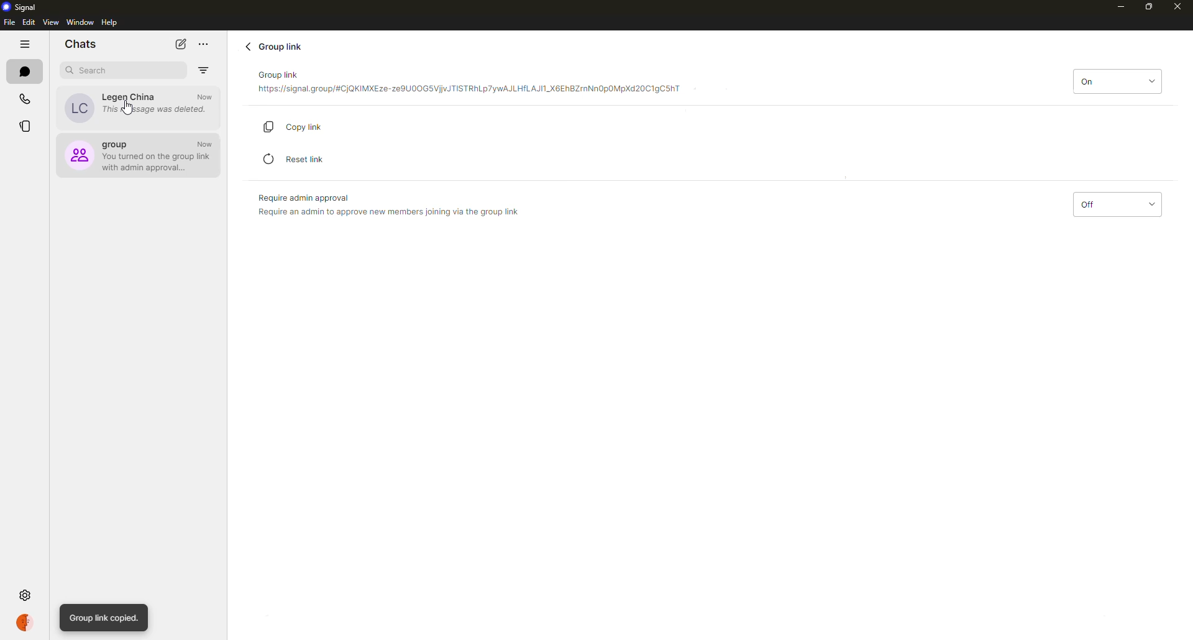 This screenshot has width=1193, height=640. Describe the element at coordinates (1150, 7) in the screenshot. I see `maximize` at that location.